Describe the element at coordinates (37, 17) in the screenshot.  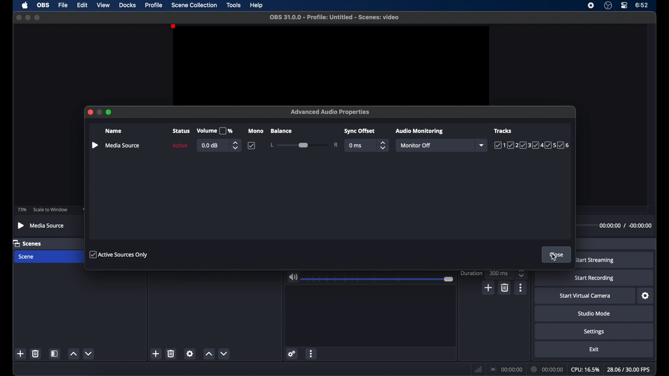
I see `maximize` at that location.